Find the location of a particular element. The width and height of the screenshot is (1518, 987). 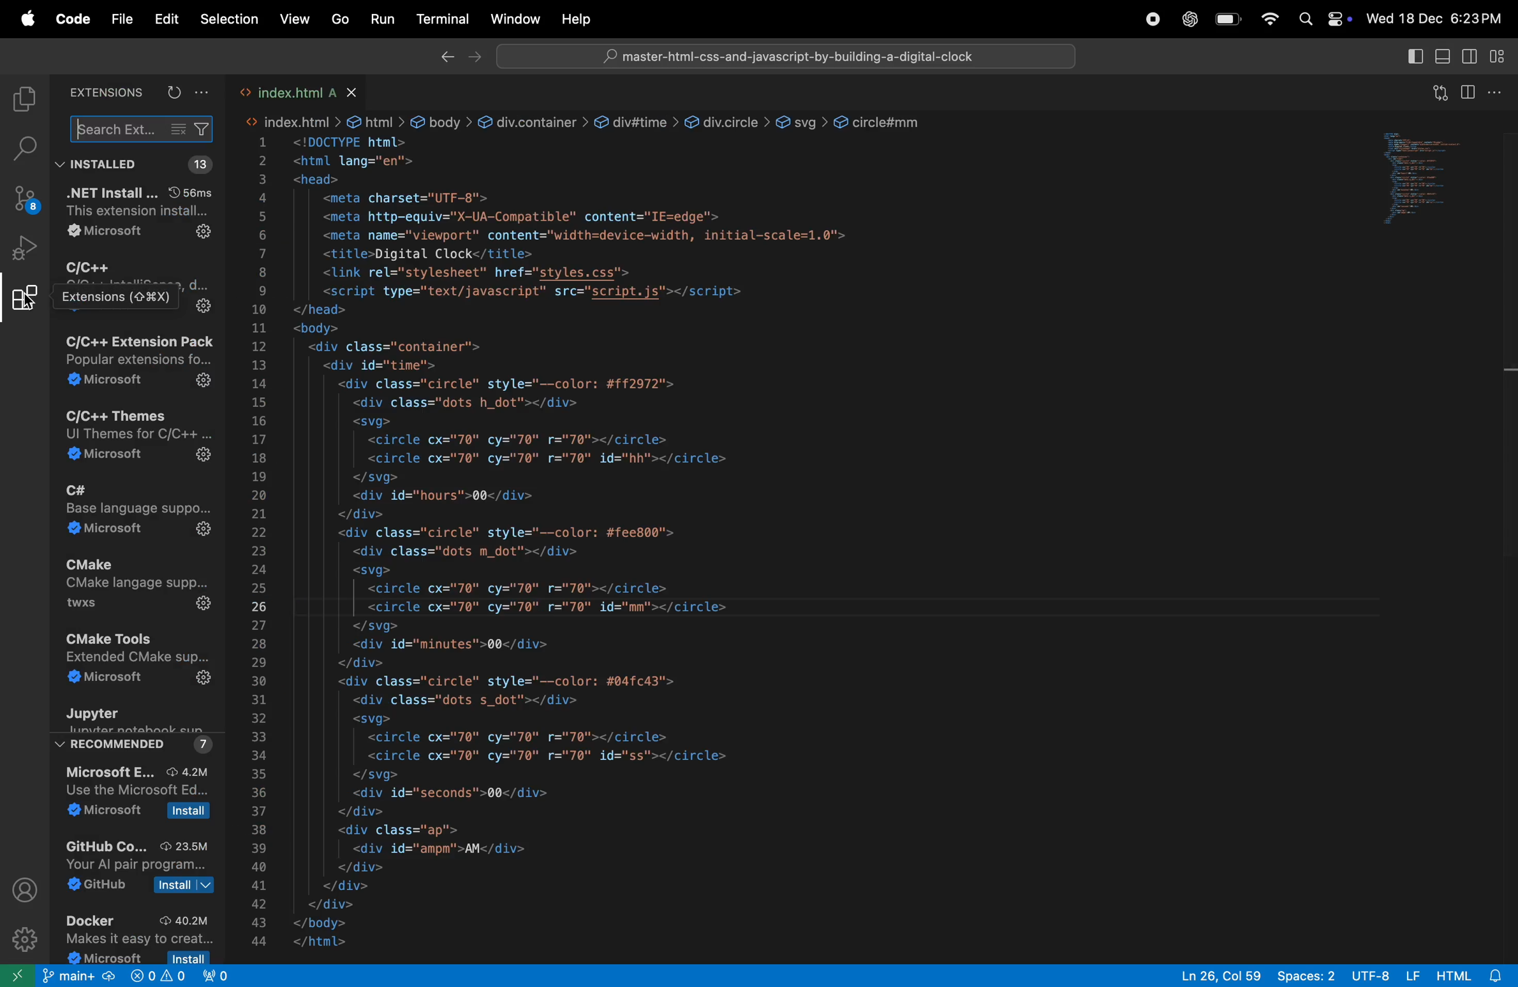

selection is located at coordinates (229, 22).